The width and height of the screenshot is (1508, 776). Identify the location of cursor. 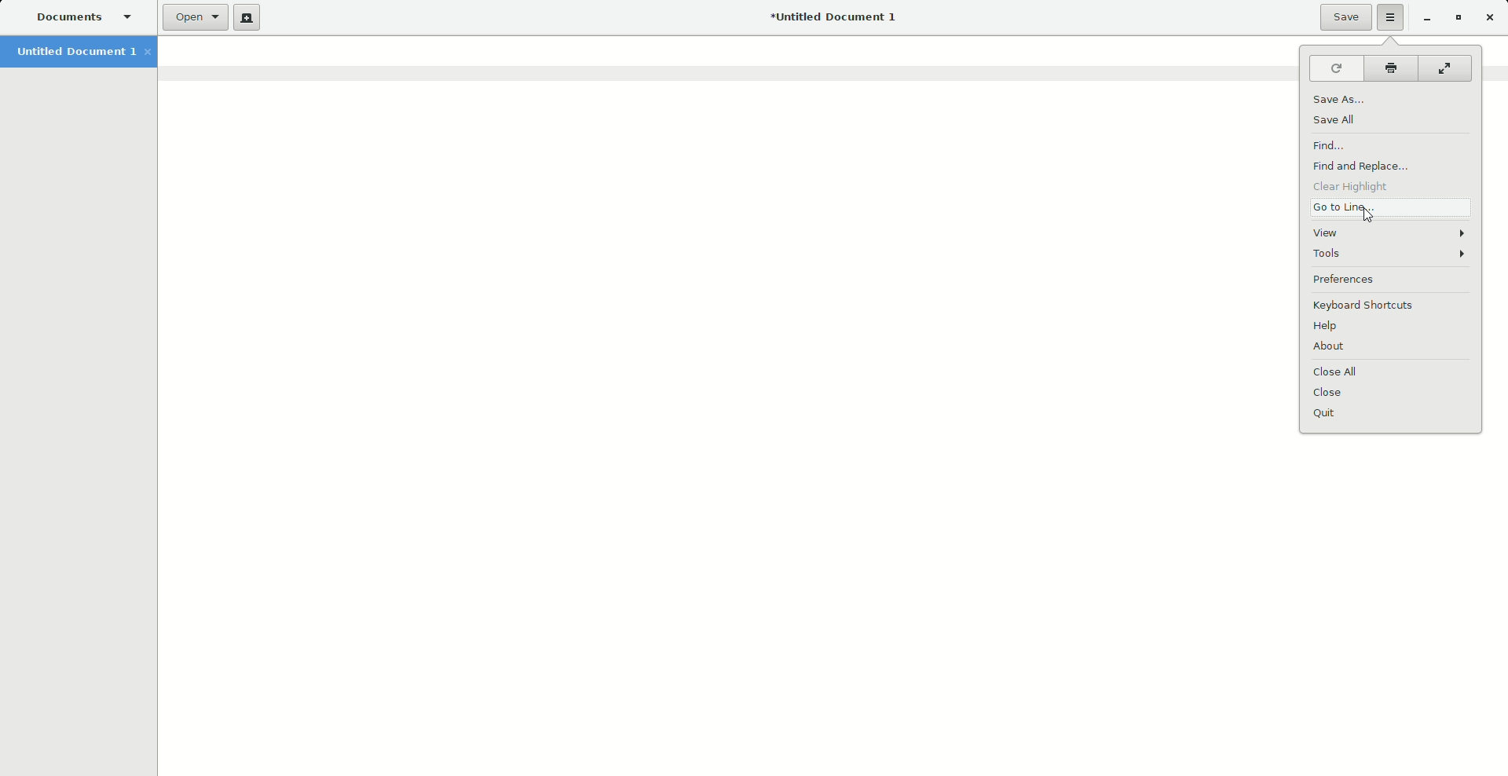
(1362, 214).